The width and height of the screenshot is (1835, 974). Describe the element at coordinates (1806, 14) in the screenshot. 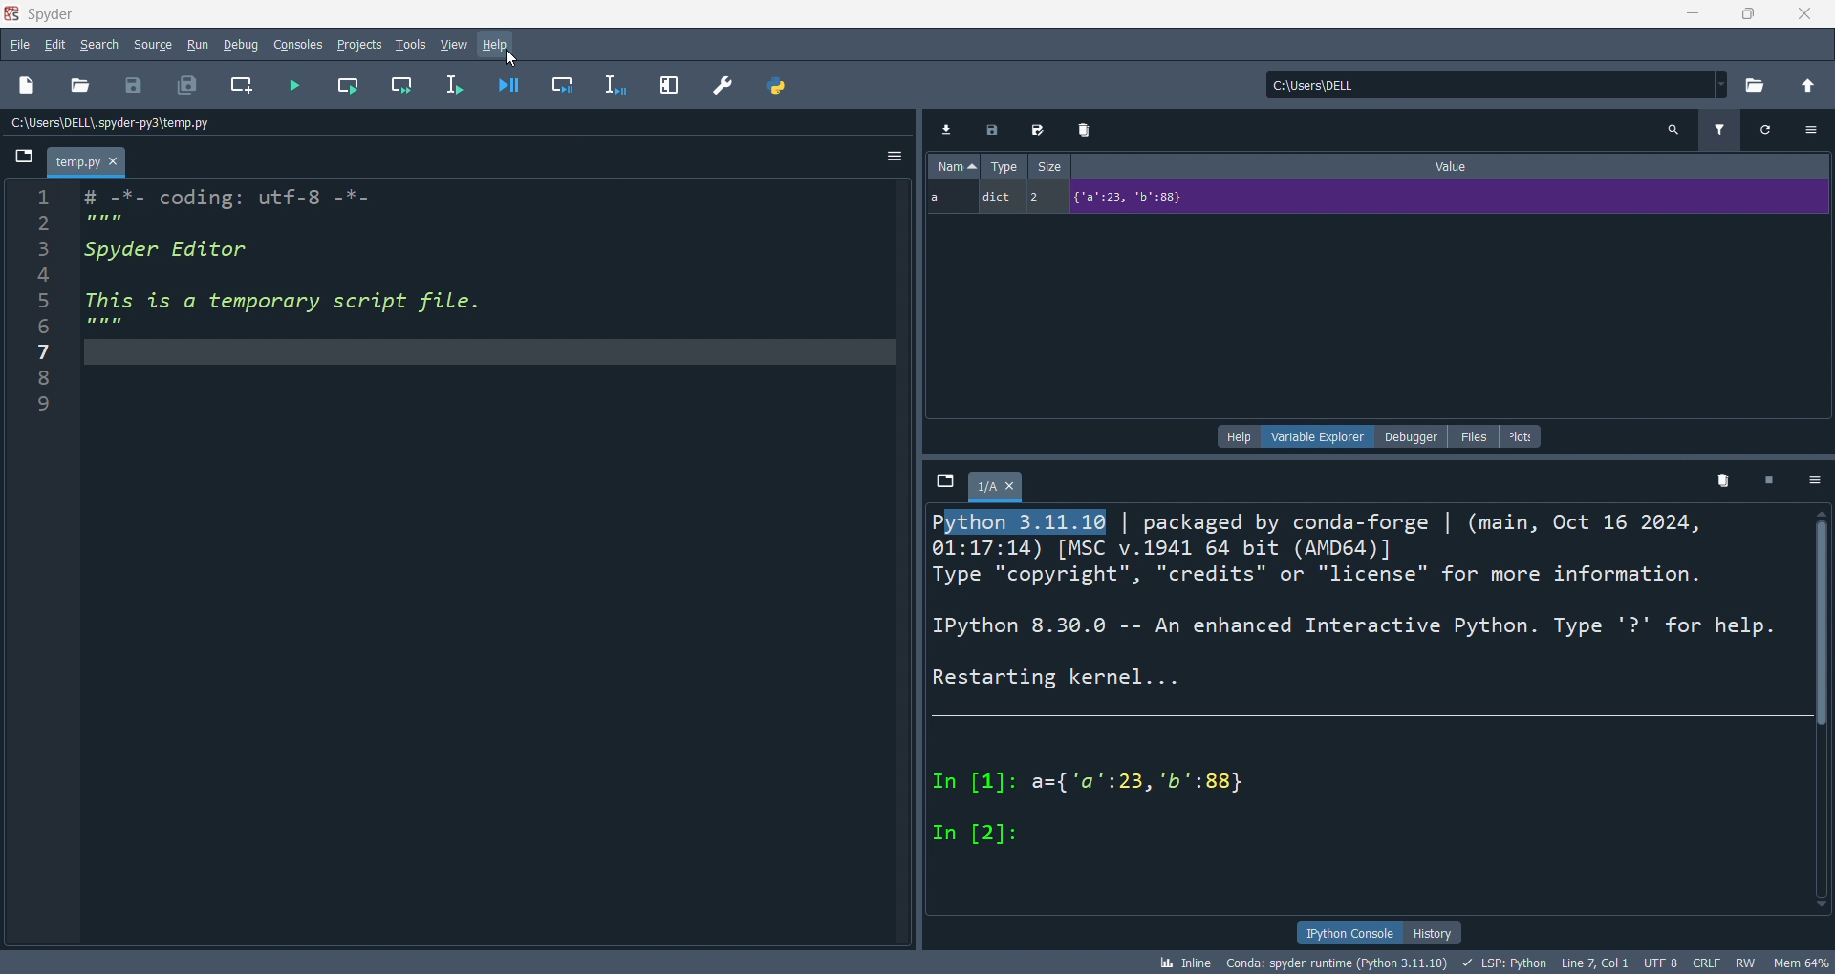

I see `close` at that location.